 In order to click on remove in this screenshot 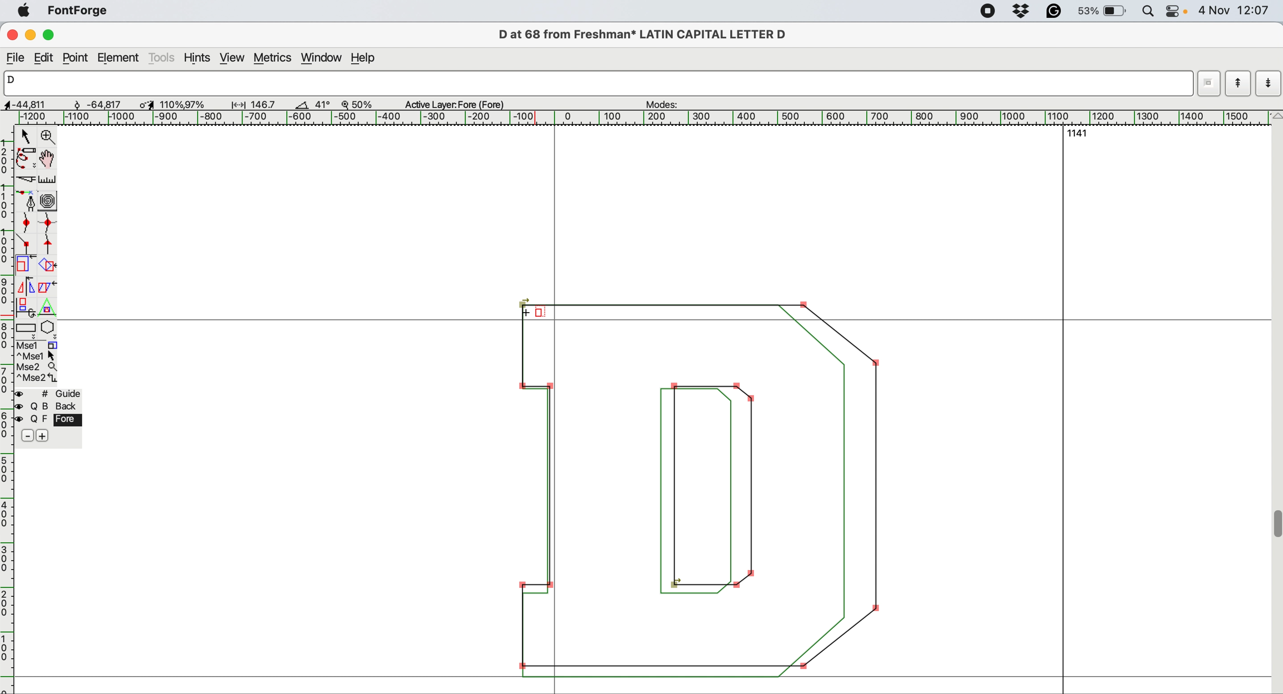, I will do `click(25, 436)`.